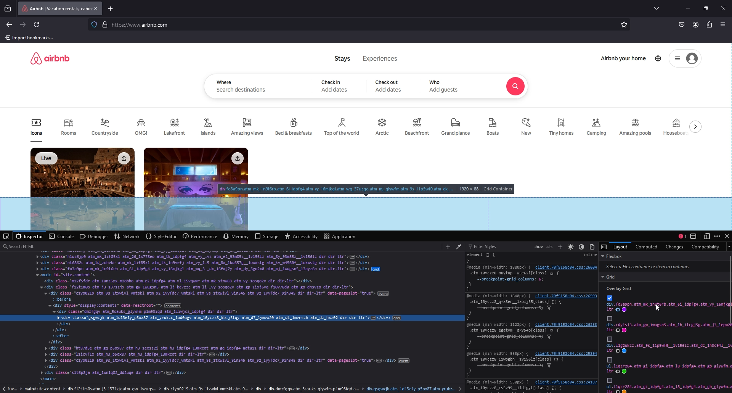 Image resolution: width=732 pixels, height=393 pixels. What do you see at coordinates (417, 127) in the screenshot?
I see `Beachfront` at bounding box center [417, 127].